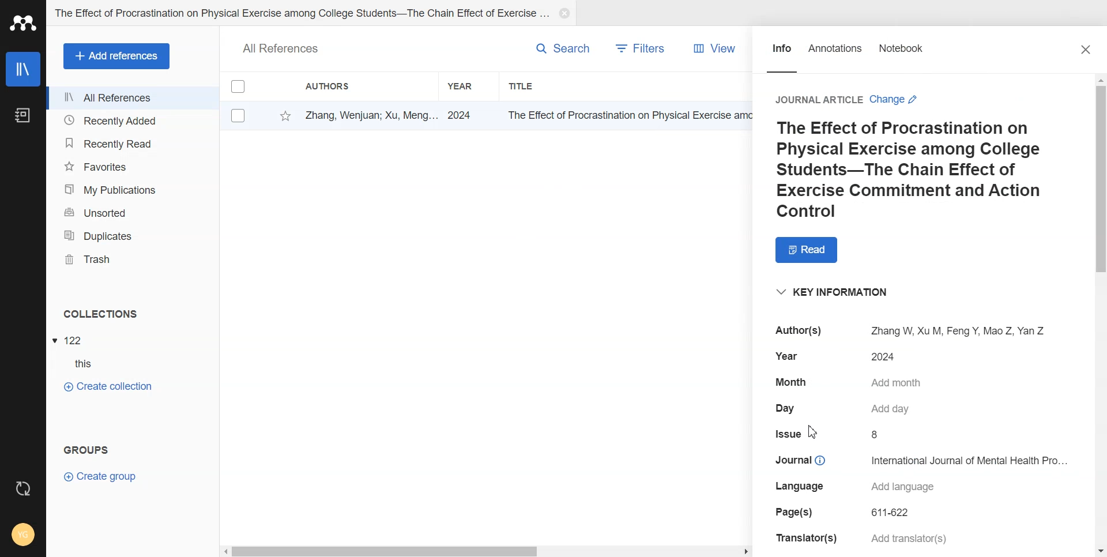  Describe the element at coordinates (462, 115) in the screenshot. I see `2024` at that location.